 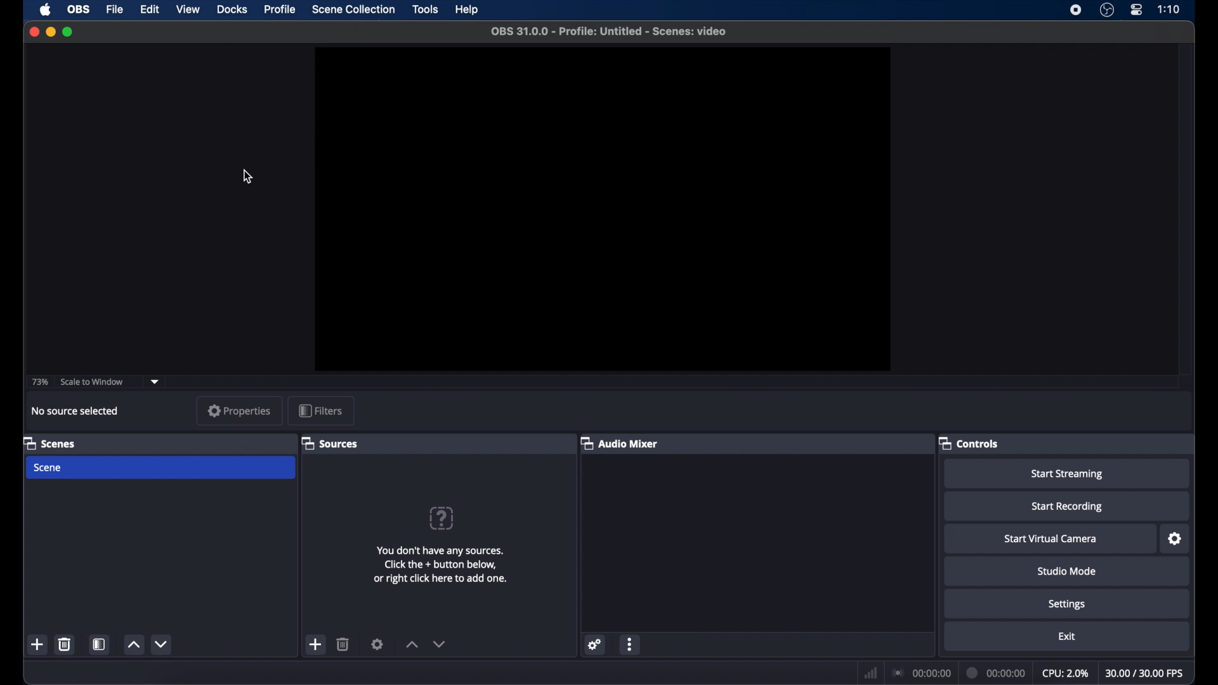 I want to click on netwrok, so click(x=870, y=673).